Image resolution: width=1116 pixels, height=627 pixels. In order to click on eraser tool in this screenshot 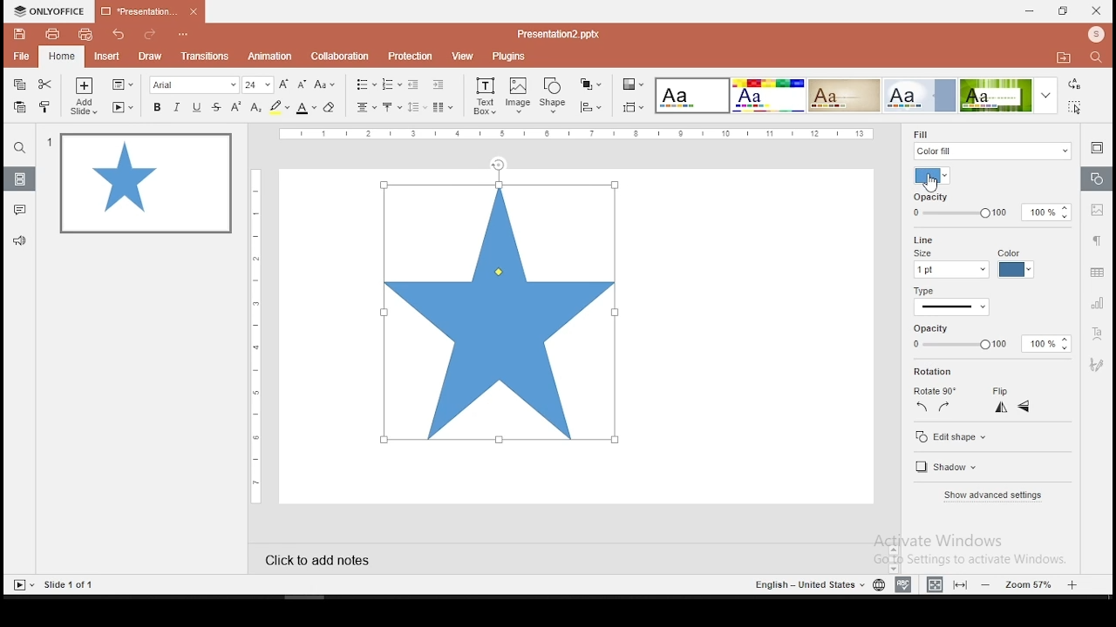, I will do `click(329, 108)`.